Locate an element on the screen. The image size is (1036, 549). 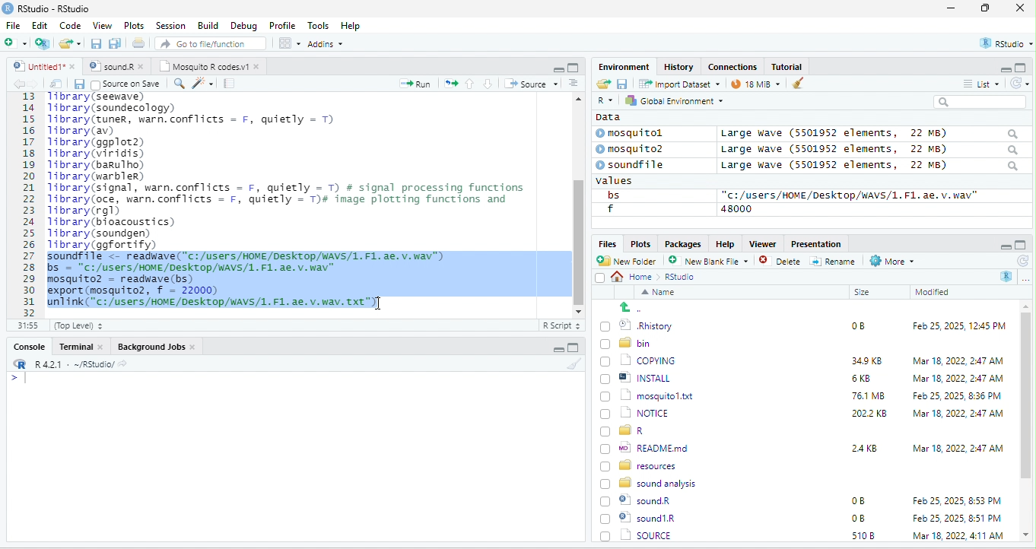
Large wave (550139372 elements, JZ MB) is located at coordinates (871, 149).